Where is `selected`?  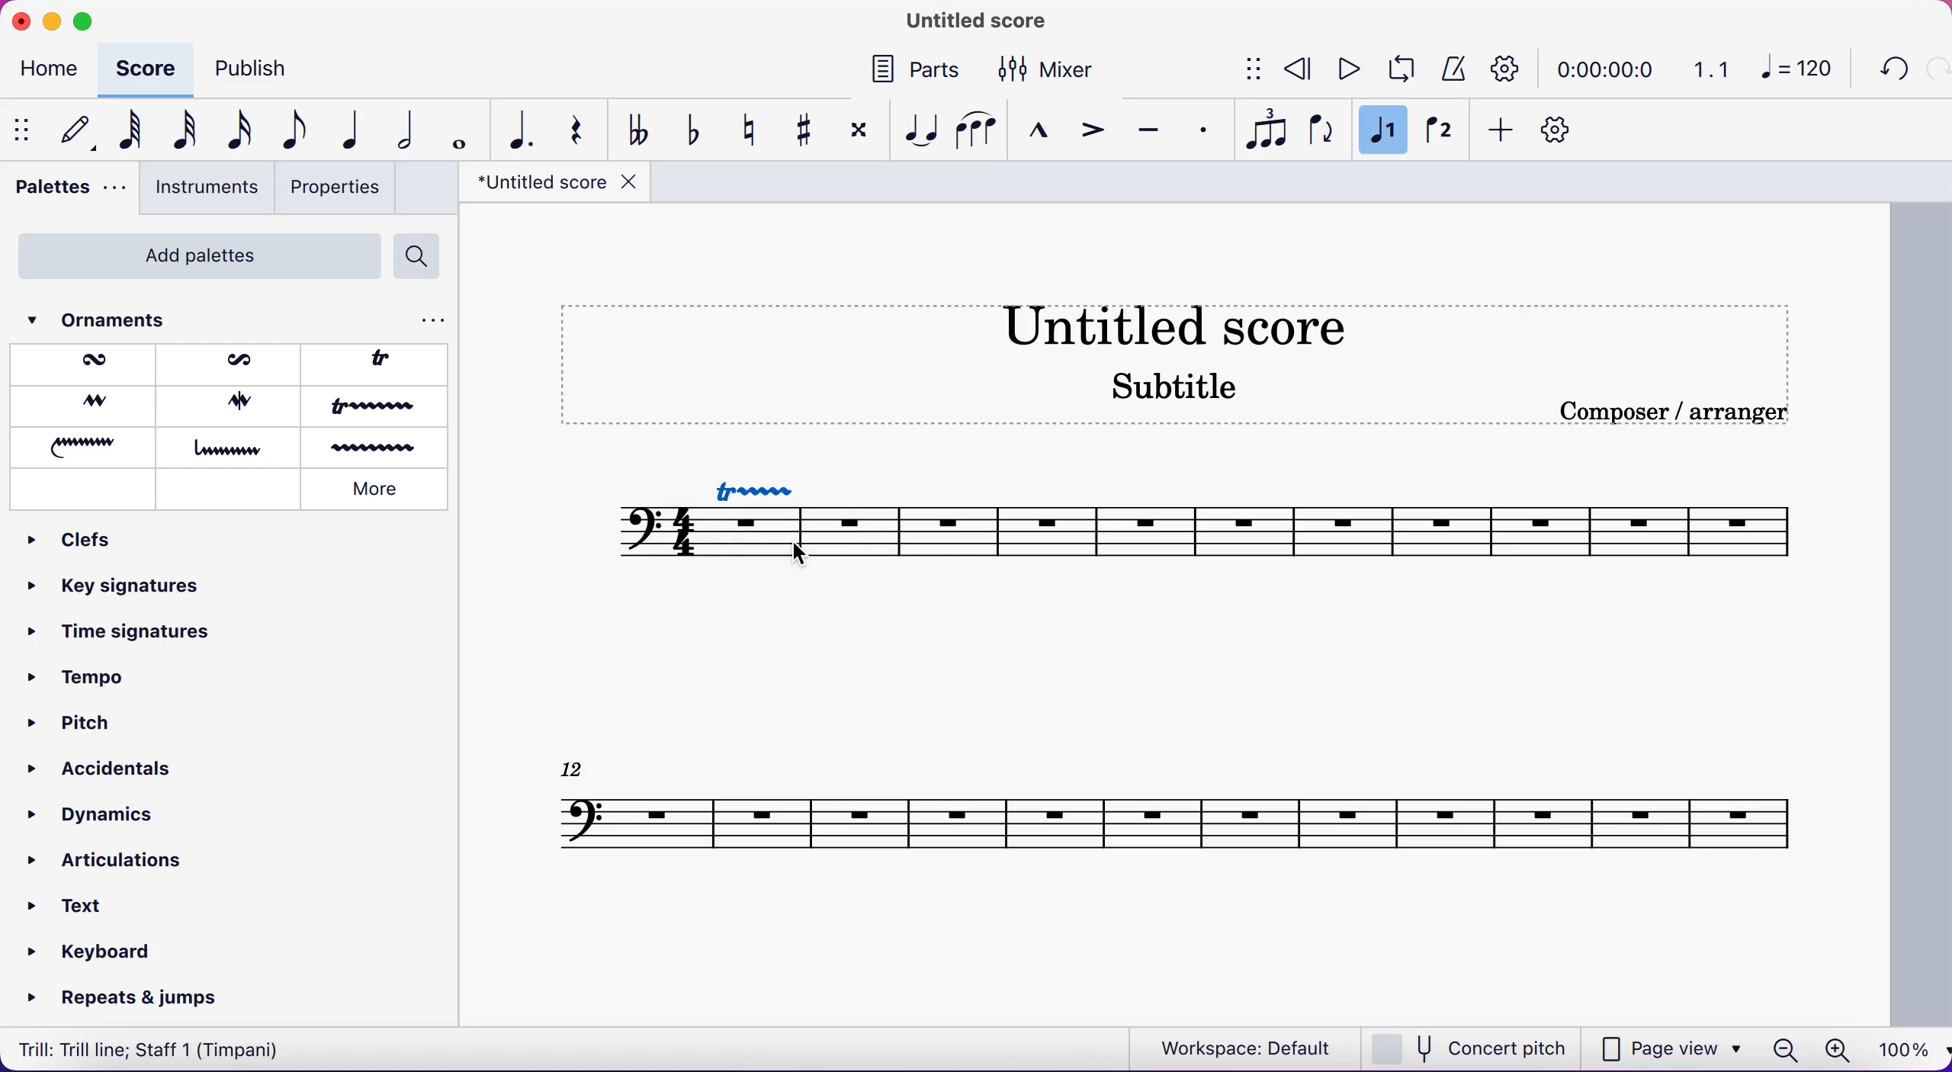 selected is located at coordinates (1383, 131).